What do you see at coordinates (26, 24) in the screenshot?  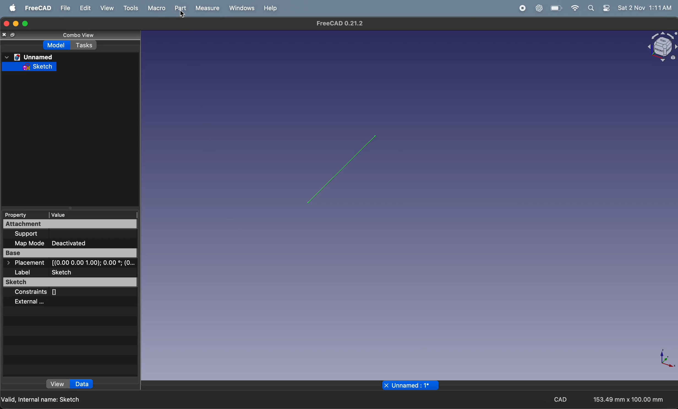 I see `maximize` at bounding box center [26, 24].